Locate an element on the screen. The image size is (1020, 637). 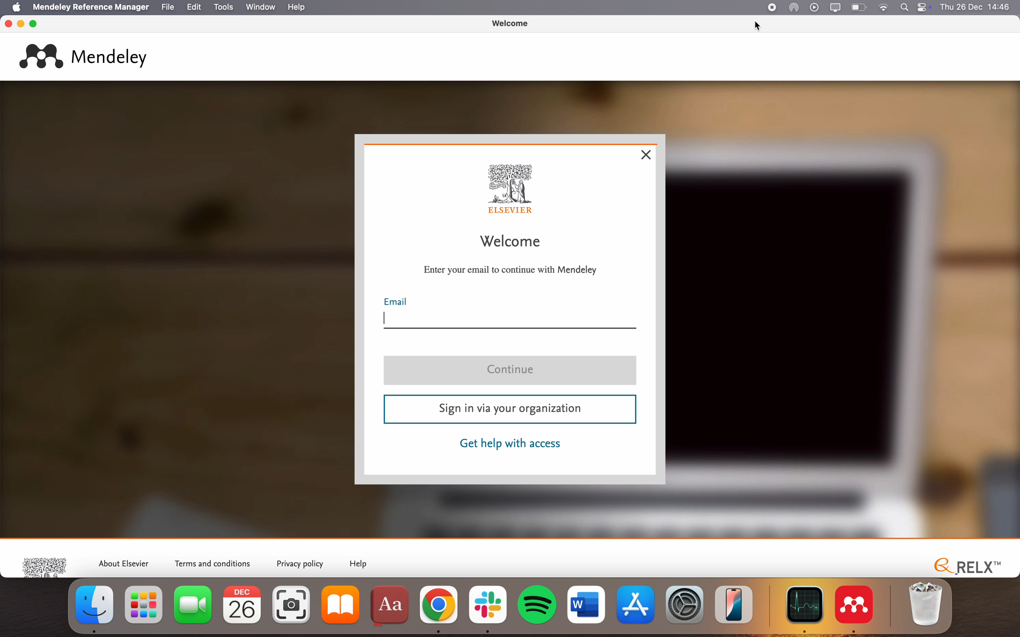
privacy policy is located at coordinates (300, 563).